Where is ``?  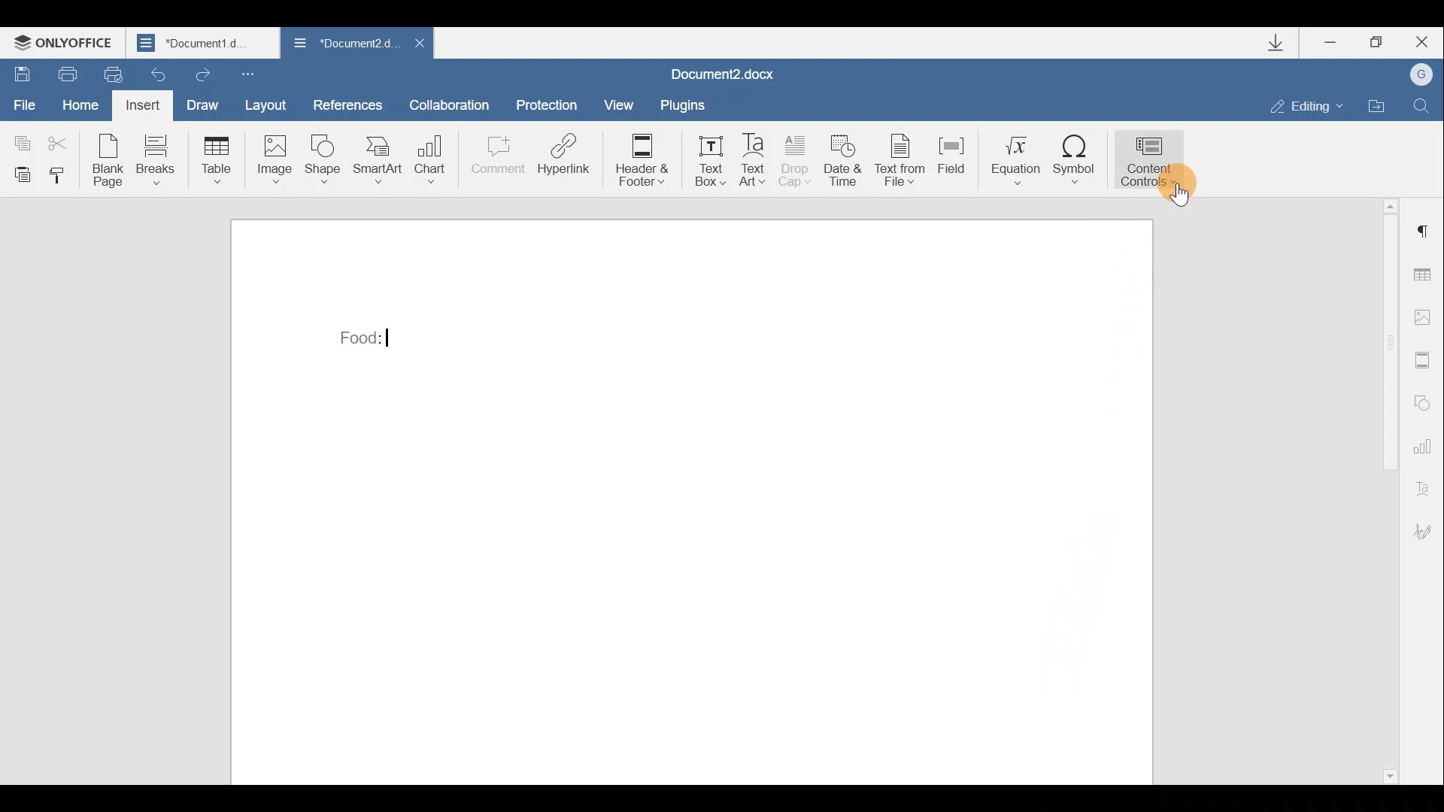
 is located at coordinates (1182, 198).